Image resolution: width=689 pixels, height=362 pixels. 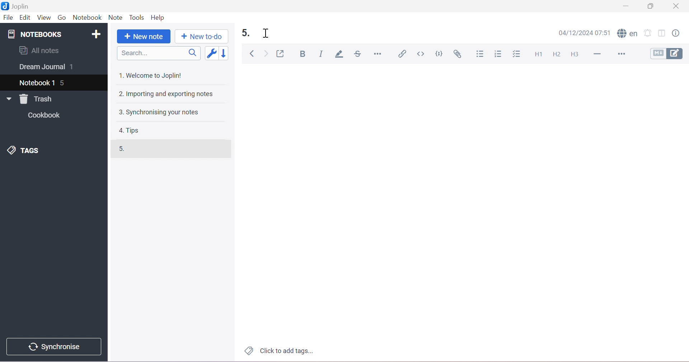 What do you see at coordinates (247, 33) in the screenshot?
I see `5. ` at bounding box center [247, 33].